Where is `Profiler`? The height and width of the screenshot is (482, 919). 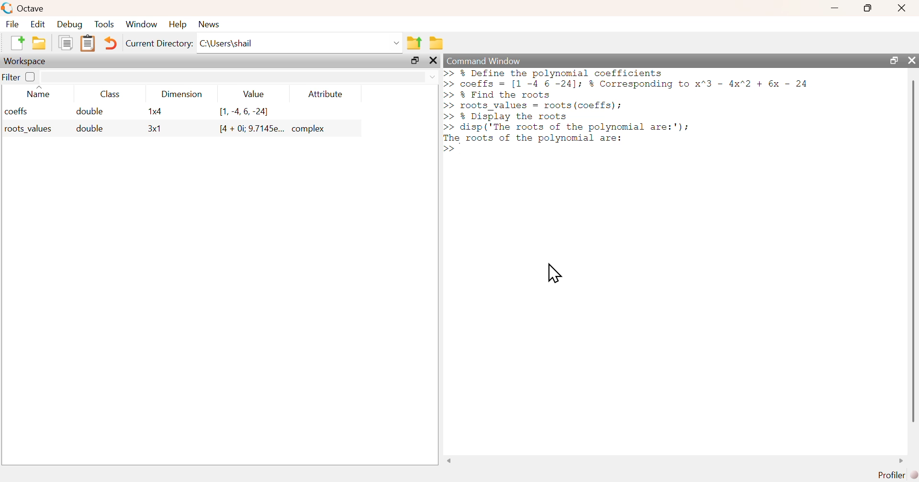 Profiler is located at coordinates (896, 474).